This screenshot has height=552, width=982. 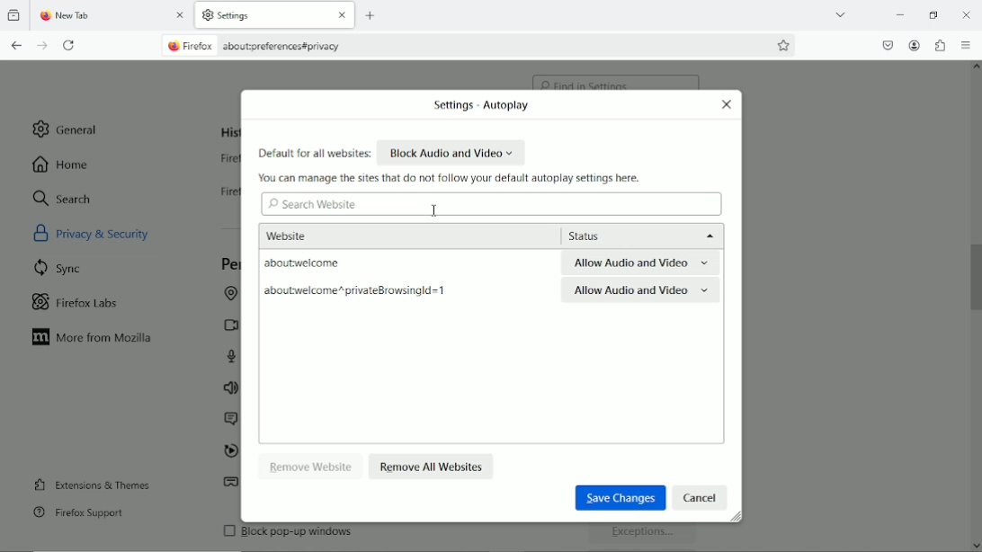 What do you see at coordinates (452, 178) in the screenshot?
I see `you can manage the sites that do not follow your default autoplay settings here.` at bounding box center [452, 178].